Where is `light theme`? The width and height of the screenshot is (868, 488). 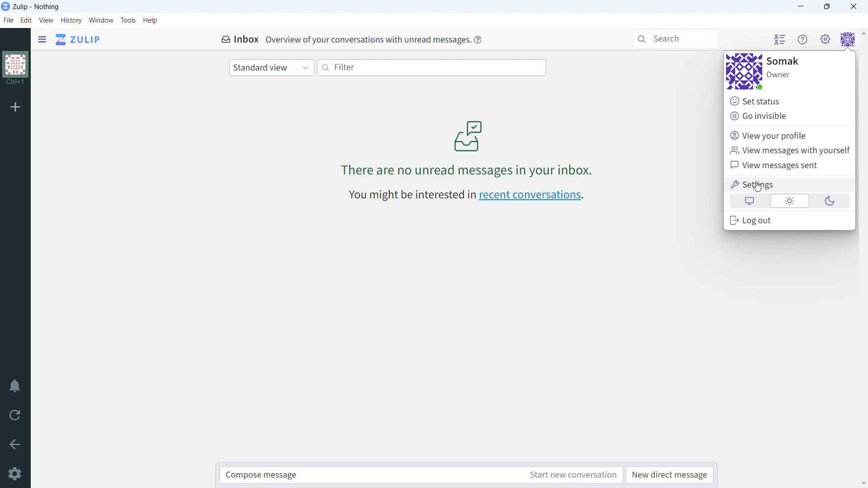
light theme is located at coordinates (789, 201).